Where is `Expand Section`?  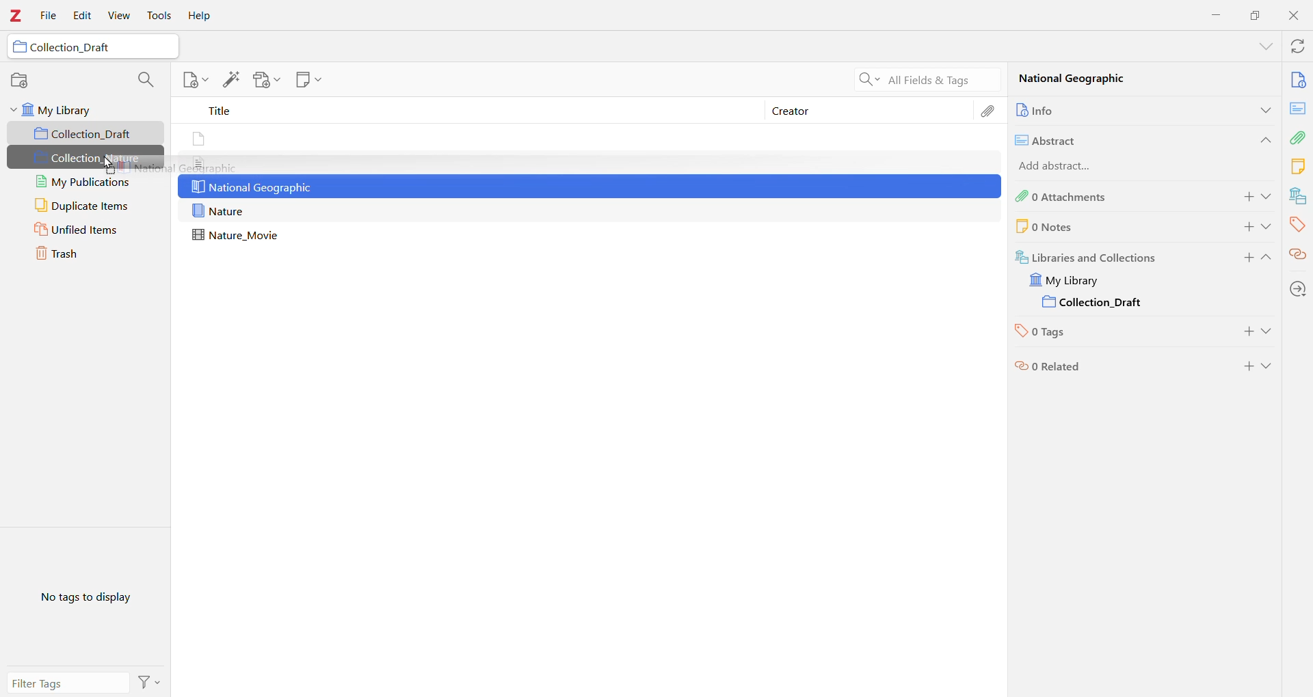 Expand Section is located at coordinates (1265, 46).